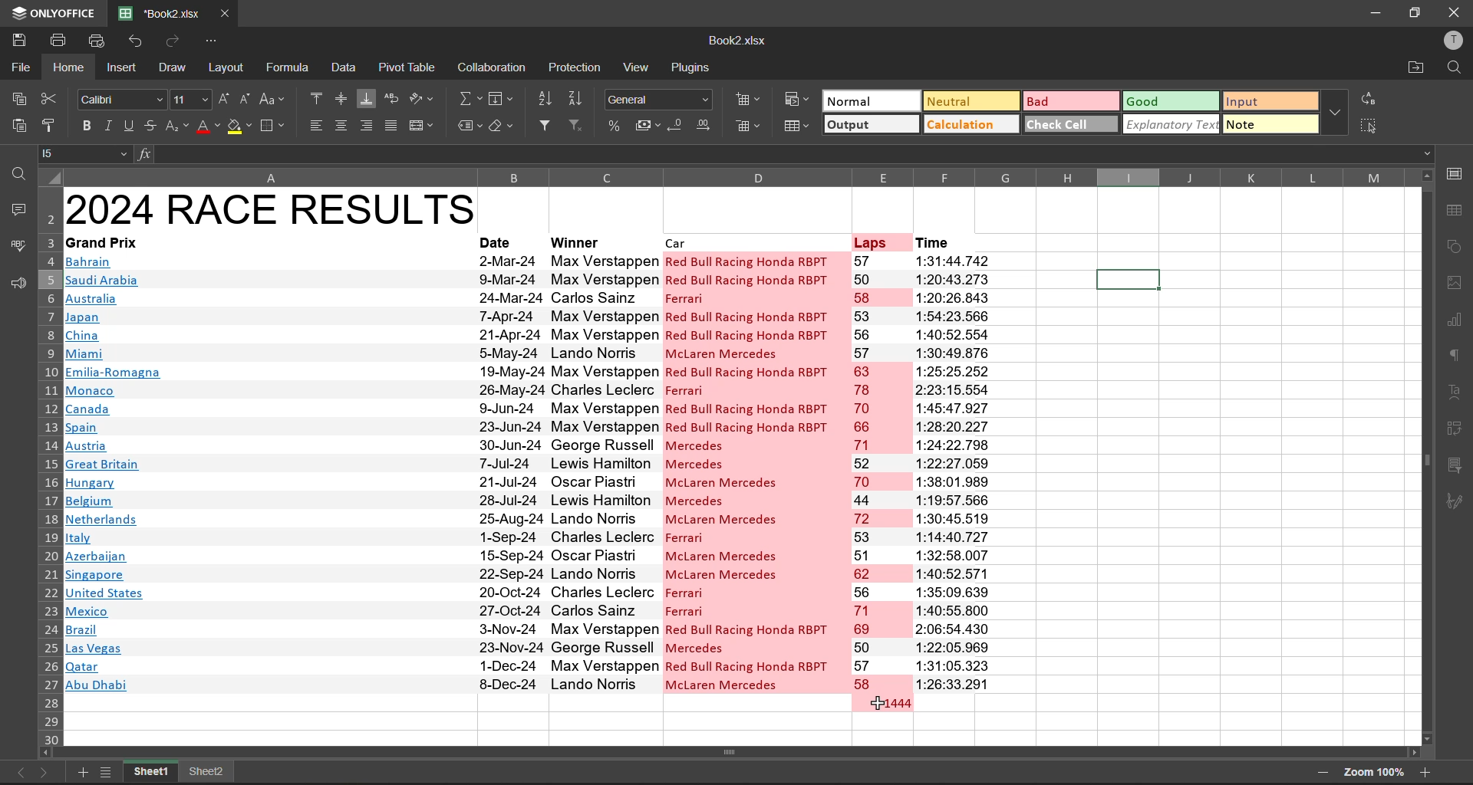  What do you see at coordinates (1169, 100) in the screenshot?
I see `good` at bounding box center [1169, 100].